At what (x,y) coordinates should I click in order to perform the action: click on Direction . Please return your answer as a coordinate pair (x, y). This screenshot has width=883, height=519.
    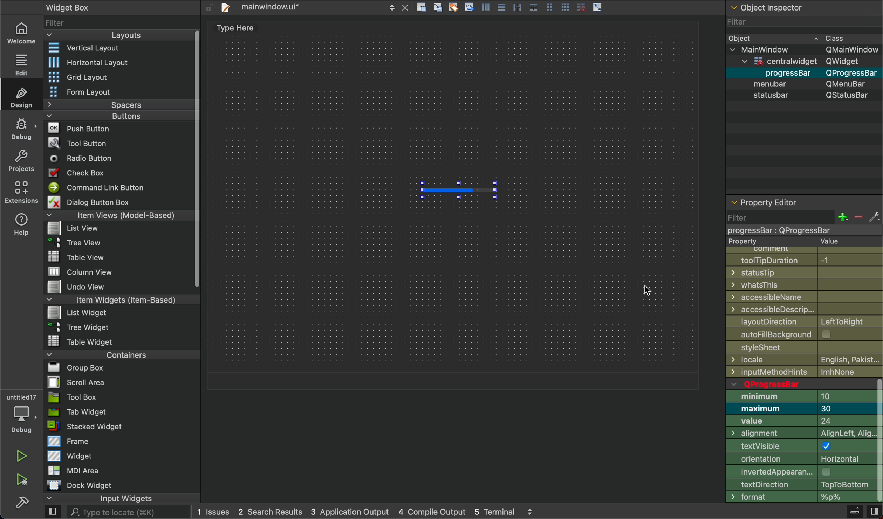
    Looking at the image, I should click on (798, 484).